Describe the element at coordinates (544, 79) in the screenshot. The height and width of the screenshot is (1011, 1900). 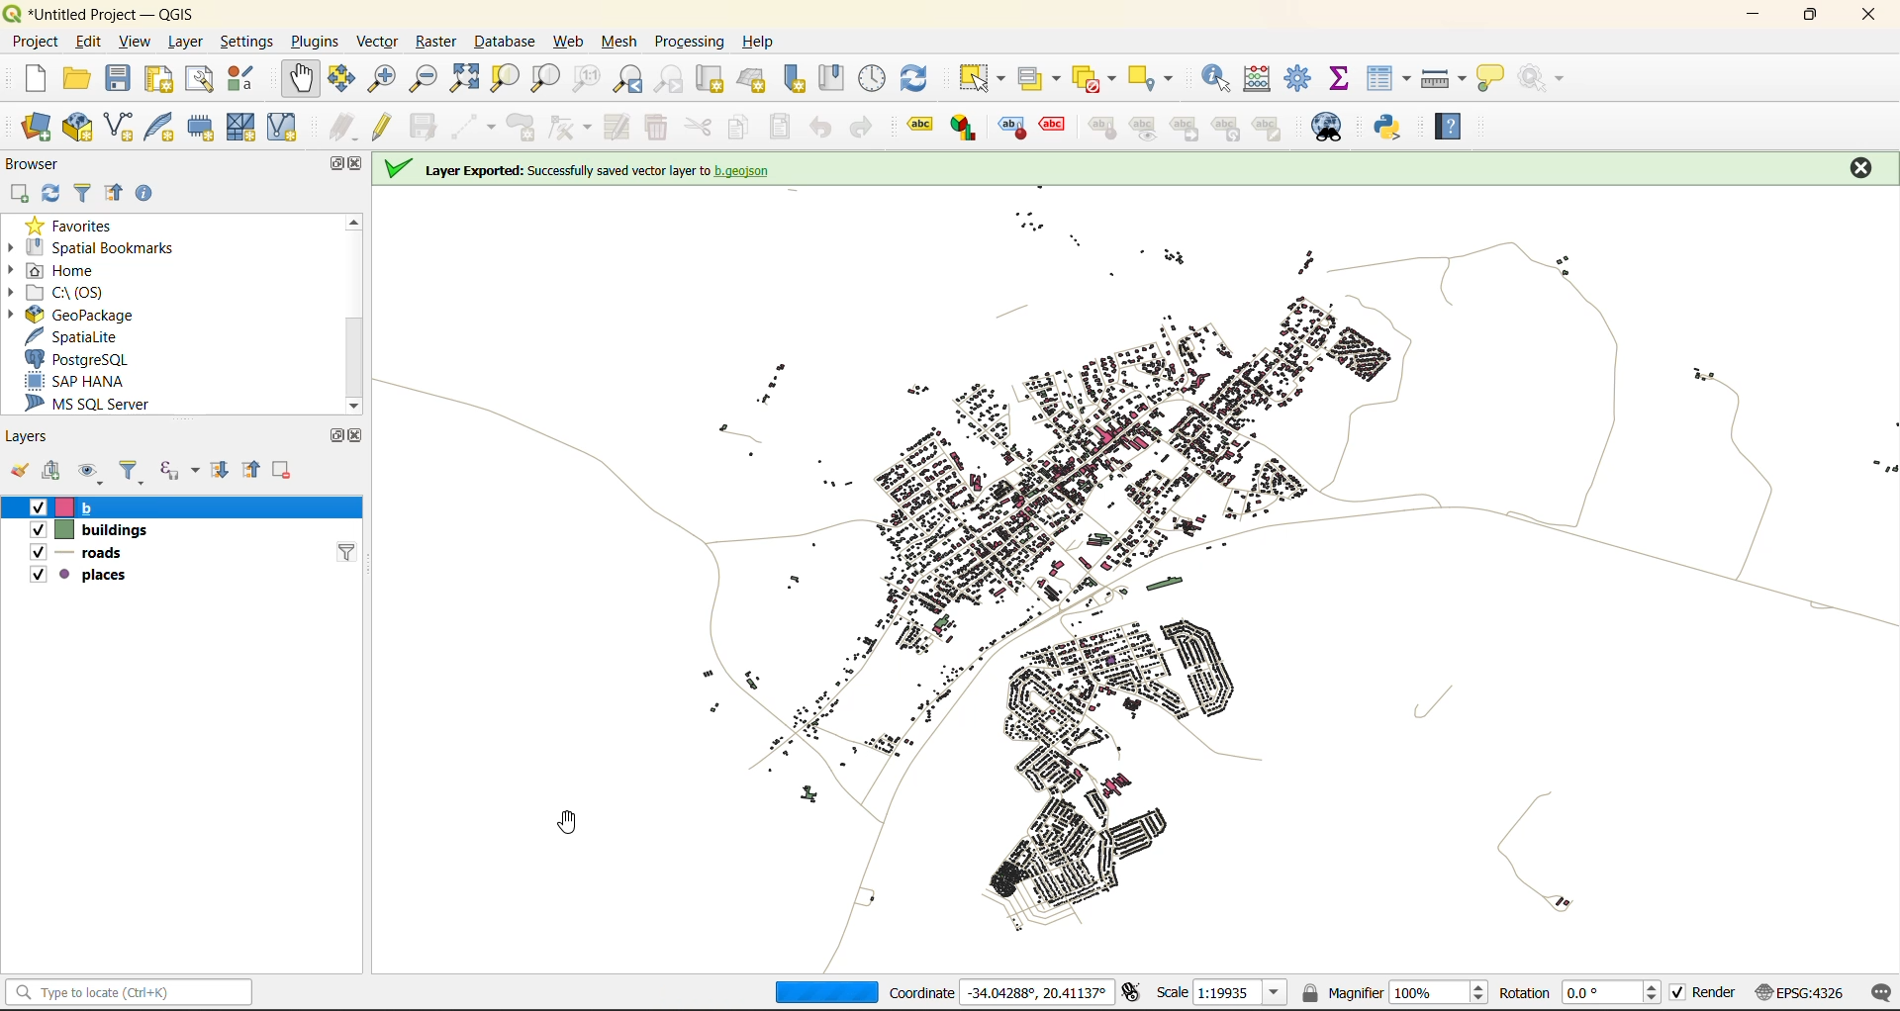
I see `zoom layer` at that location.